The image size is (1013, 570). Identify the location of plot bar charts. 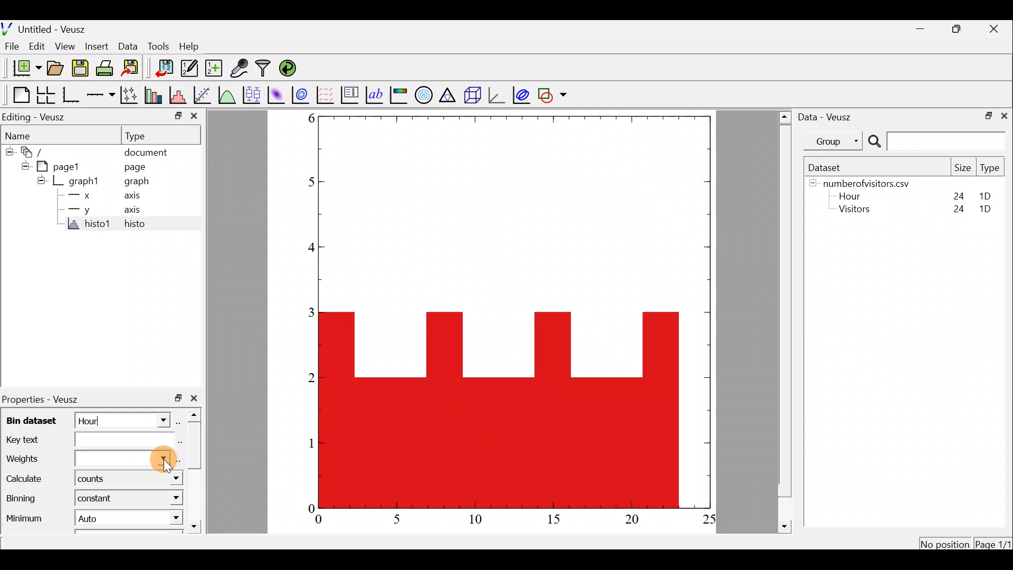
(153, 94).